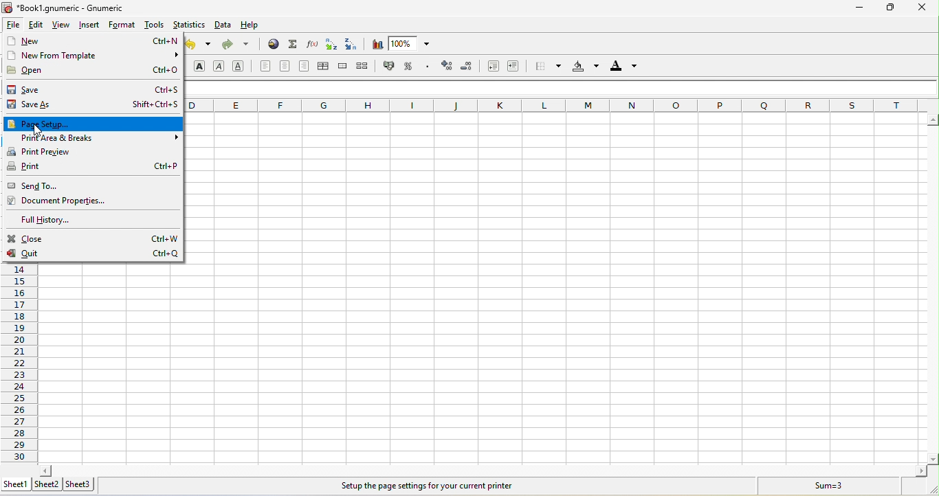 The image size is (939, 496). I want to click on set the format of the selected cells, so click(429, 69).